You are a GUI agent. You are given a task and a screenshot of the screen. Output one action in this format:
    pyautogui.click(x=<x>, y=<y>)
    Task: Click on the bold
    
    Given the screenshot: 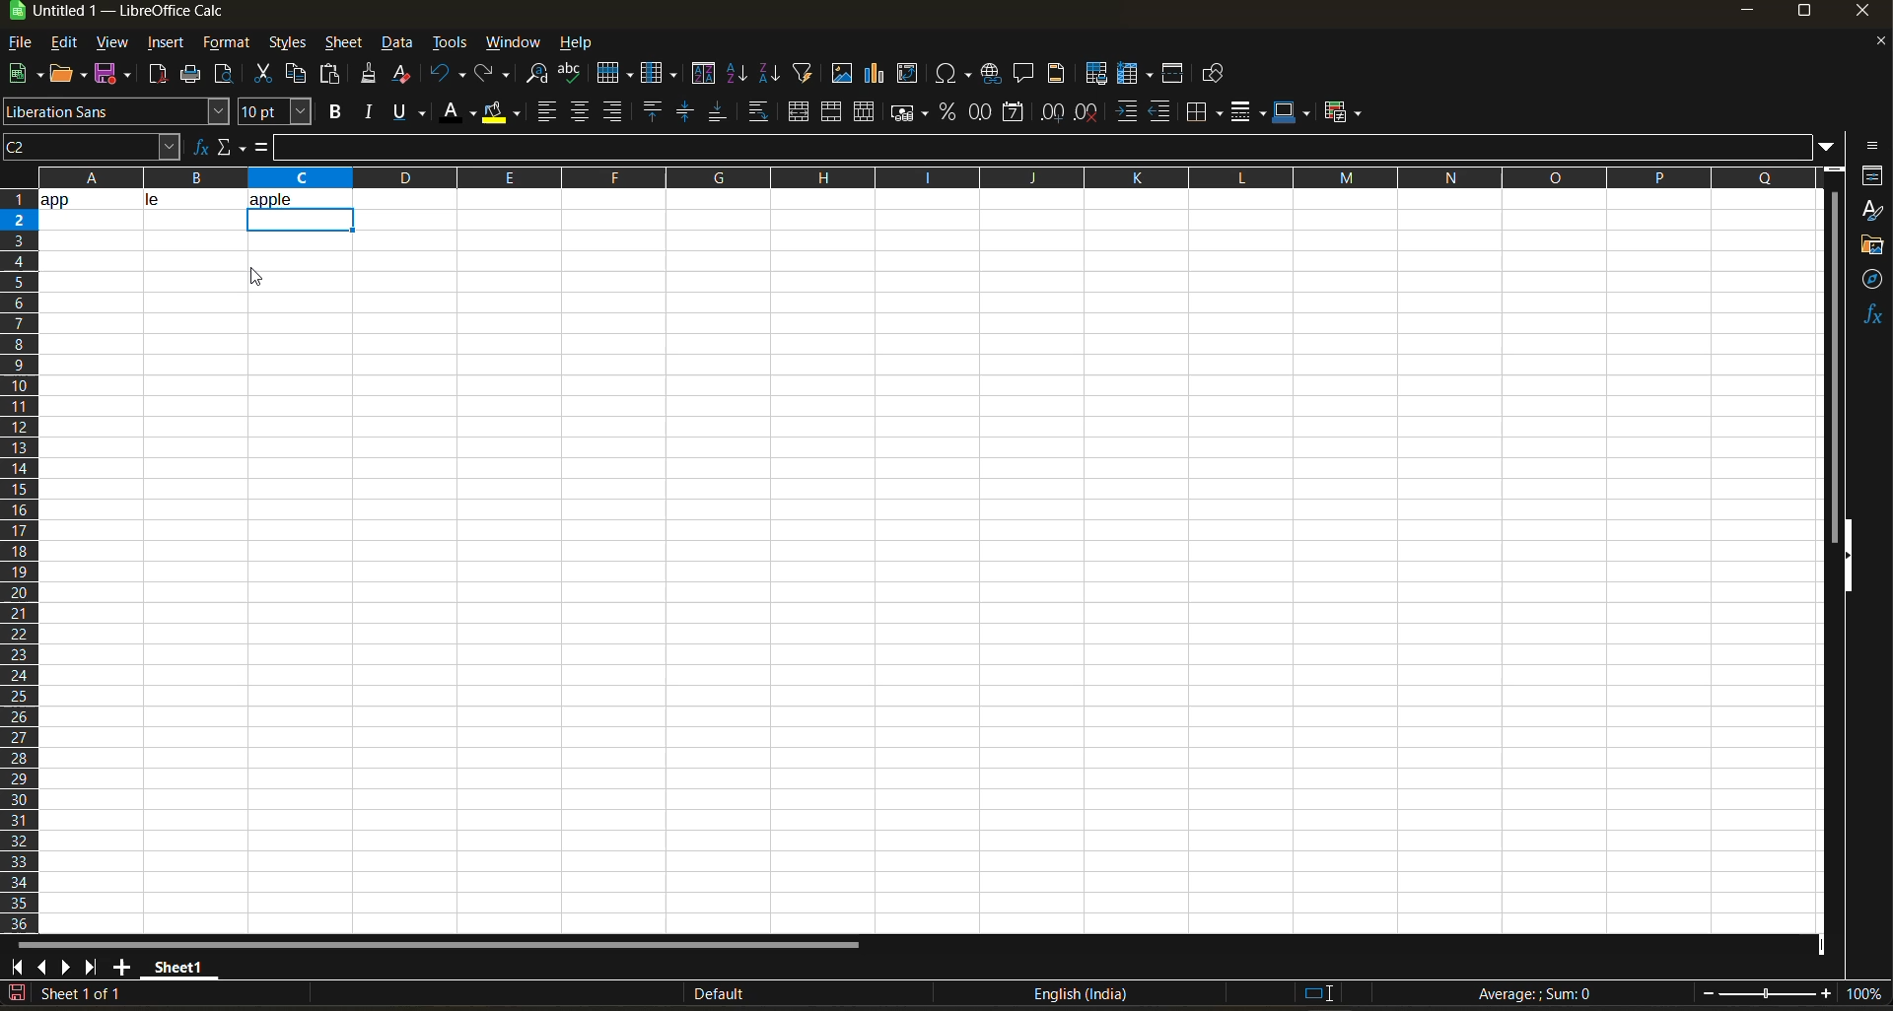 What is the action you would take?
    pyautogui.click(x=332, y=112)
    